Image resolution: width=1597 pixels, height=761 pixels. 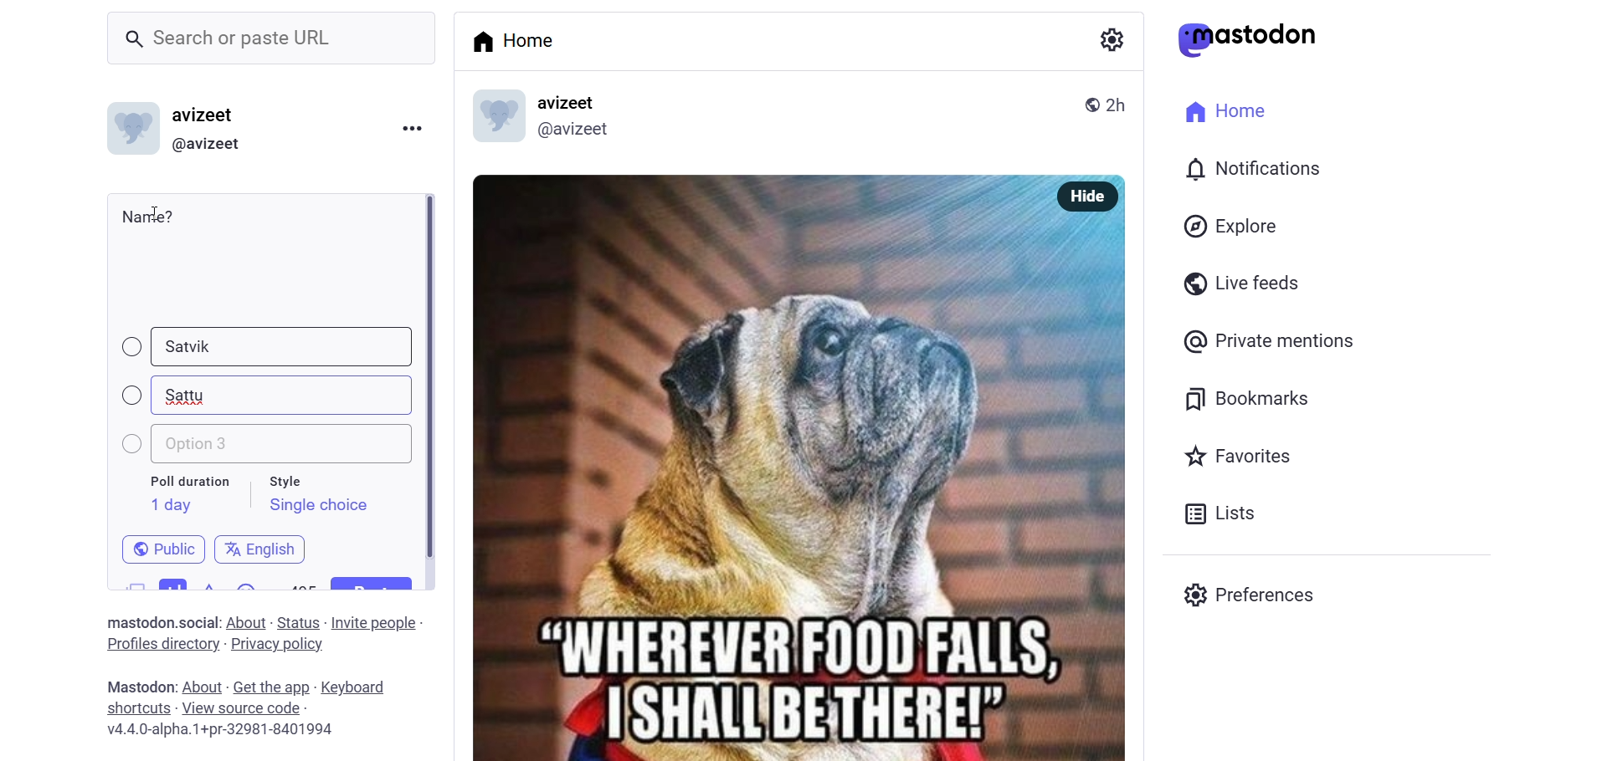 I want to click on explore, so click(x=1234, y=226).